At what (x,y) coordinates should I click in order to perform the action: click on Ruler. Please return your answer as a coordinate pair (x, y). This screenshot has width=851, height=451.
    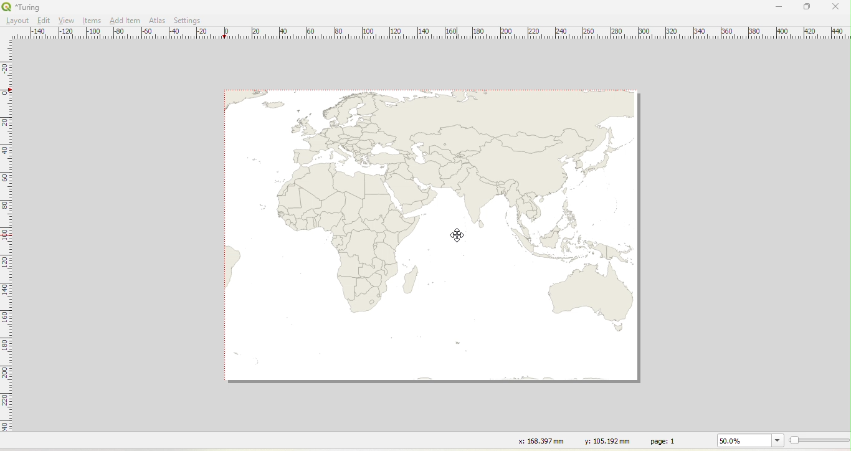
    Looking at the image, I should click on (7, 244).